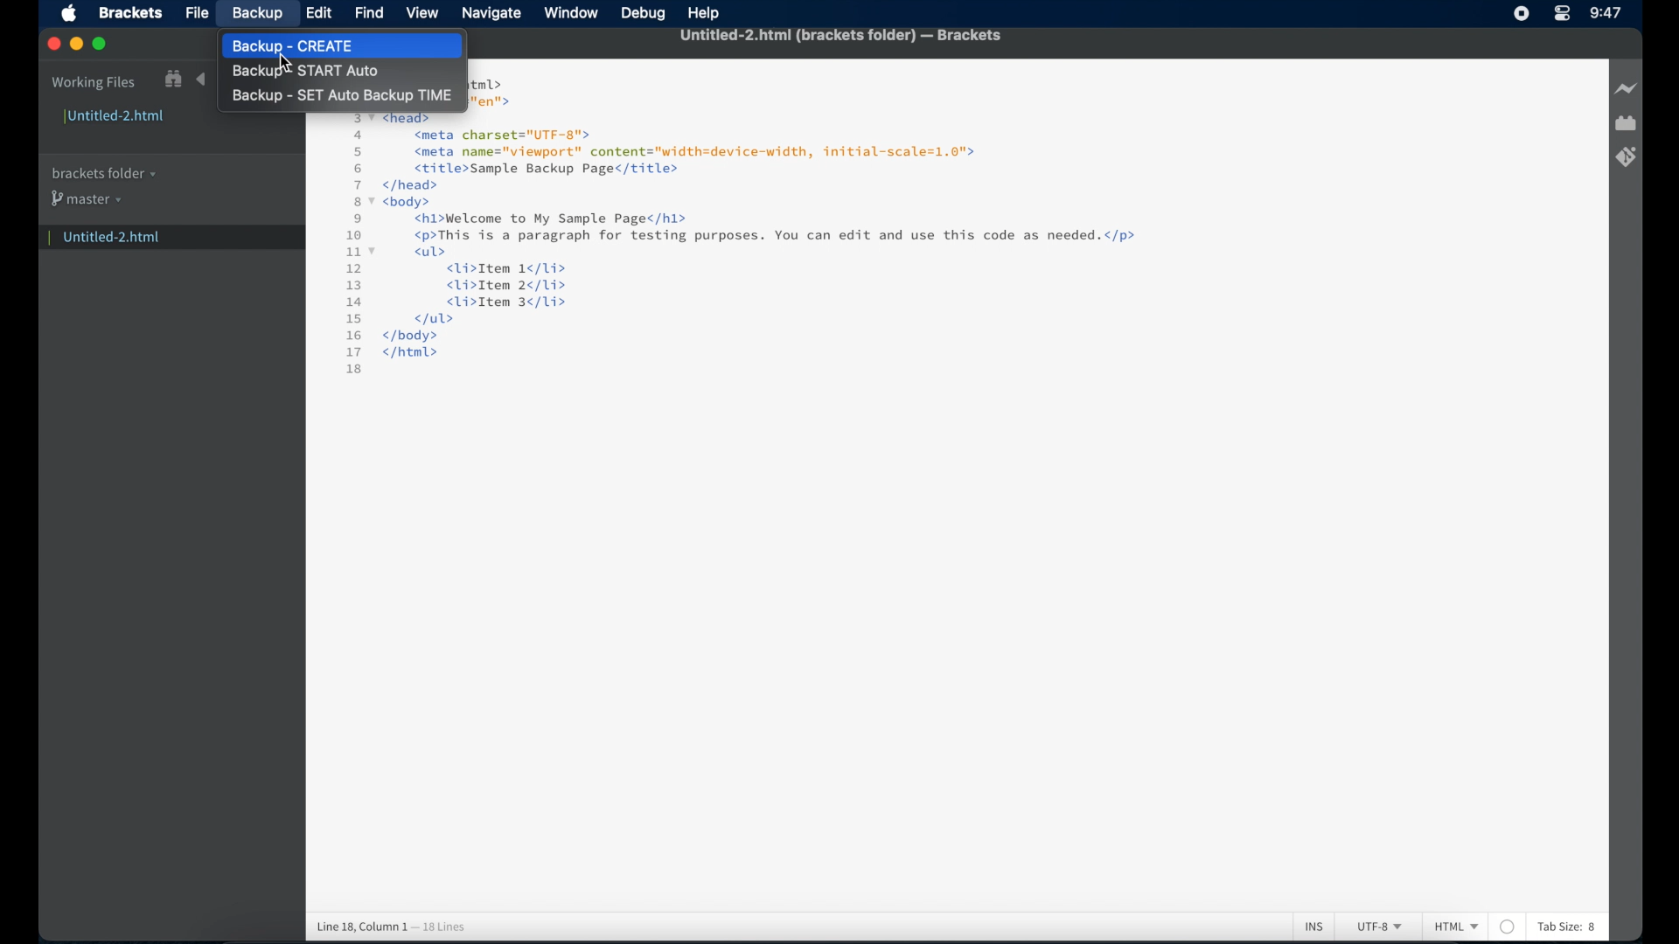 This screenshot has width=1679, height=944. Describe the element at coordinates (421, 12) in the screenshot. I see `view` at that location.